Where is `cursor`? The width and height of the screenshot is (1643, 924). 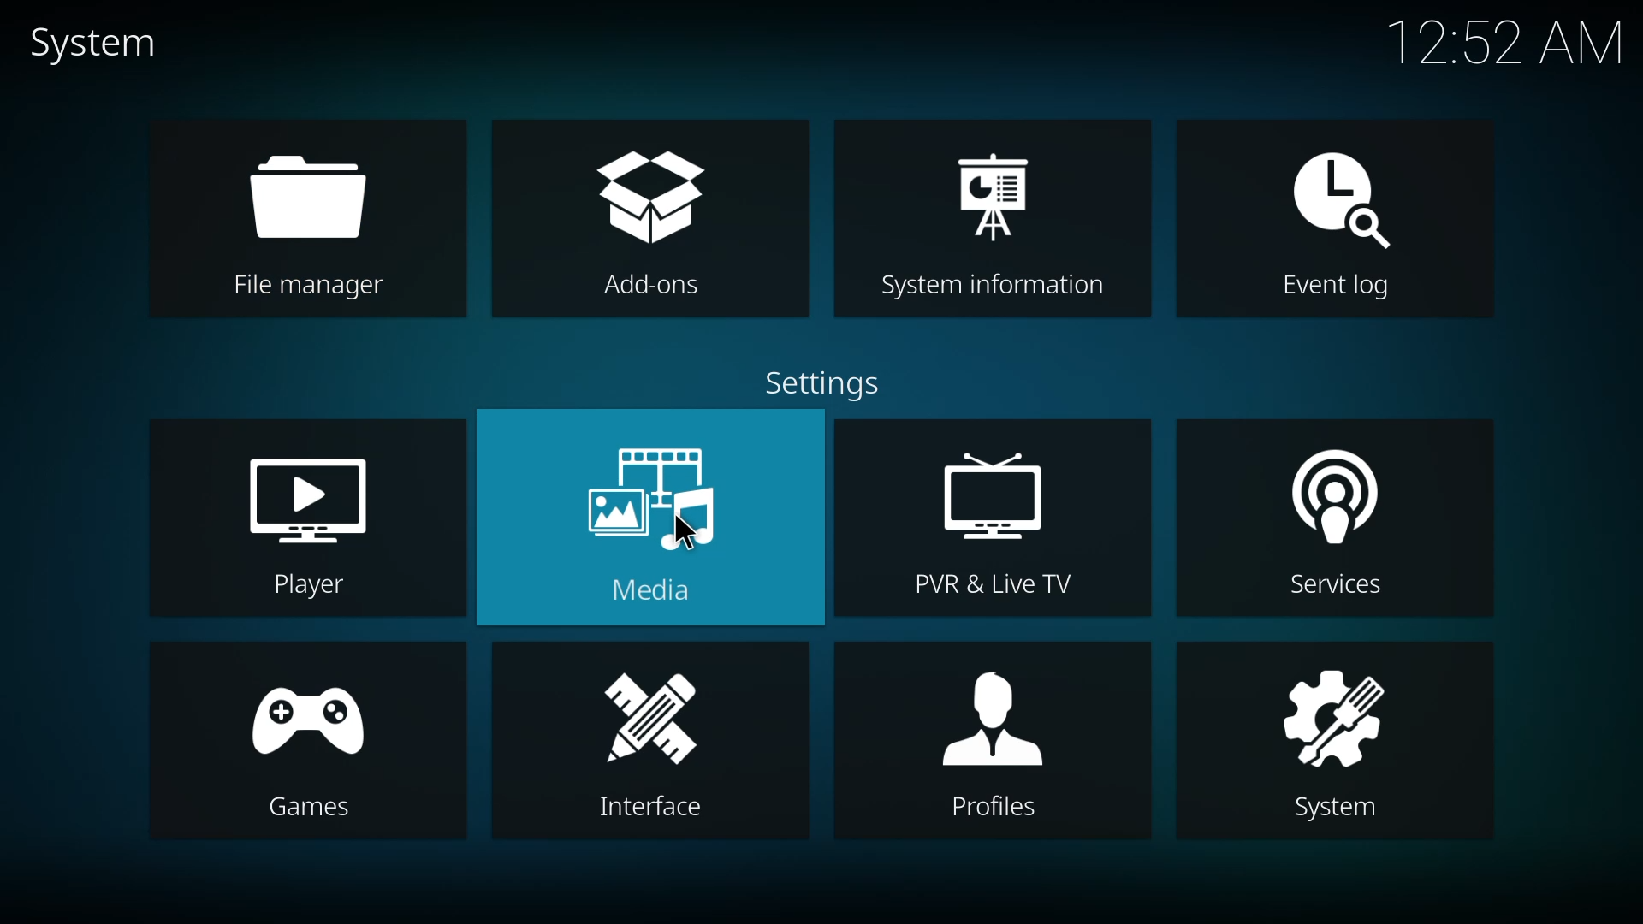
cursor is located at coordinates (685, 533).